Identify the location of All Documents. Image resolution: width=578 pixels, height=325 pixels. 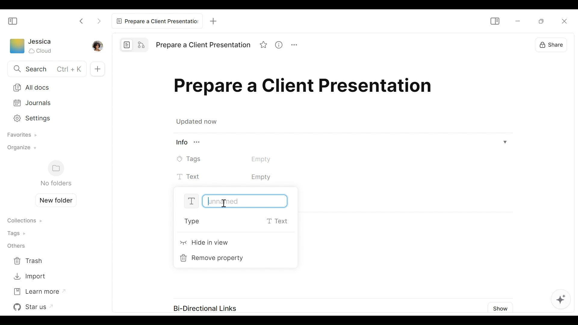
(51, 87).